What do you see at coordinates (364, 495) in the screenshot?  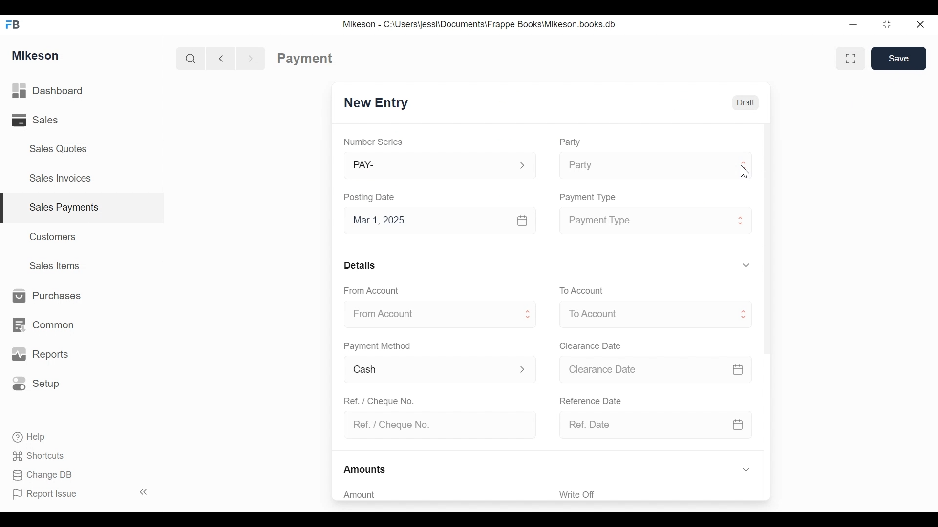 I see `Amount` at bounding box center [364, 495].